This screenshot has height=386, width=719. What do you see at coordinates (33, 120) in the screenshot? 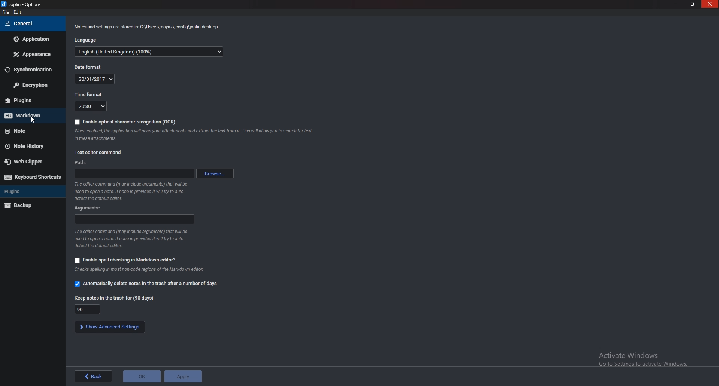
I see `cursor` at bounding box center [33, 120].